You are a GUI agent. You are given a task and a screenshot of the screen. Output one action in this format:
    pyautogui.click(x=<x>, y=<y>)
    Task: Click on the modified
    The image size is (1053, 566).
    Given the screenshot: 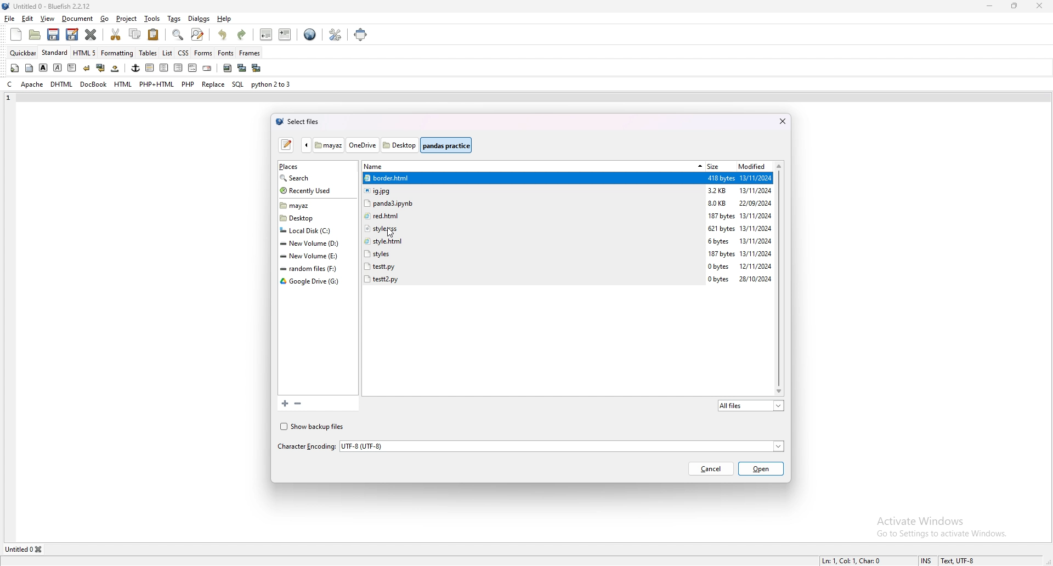 What is the action you would take?
    pyautogui.click(x=753, y=166)
    